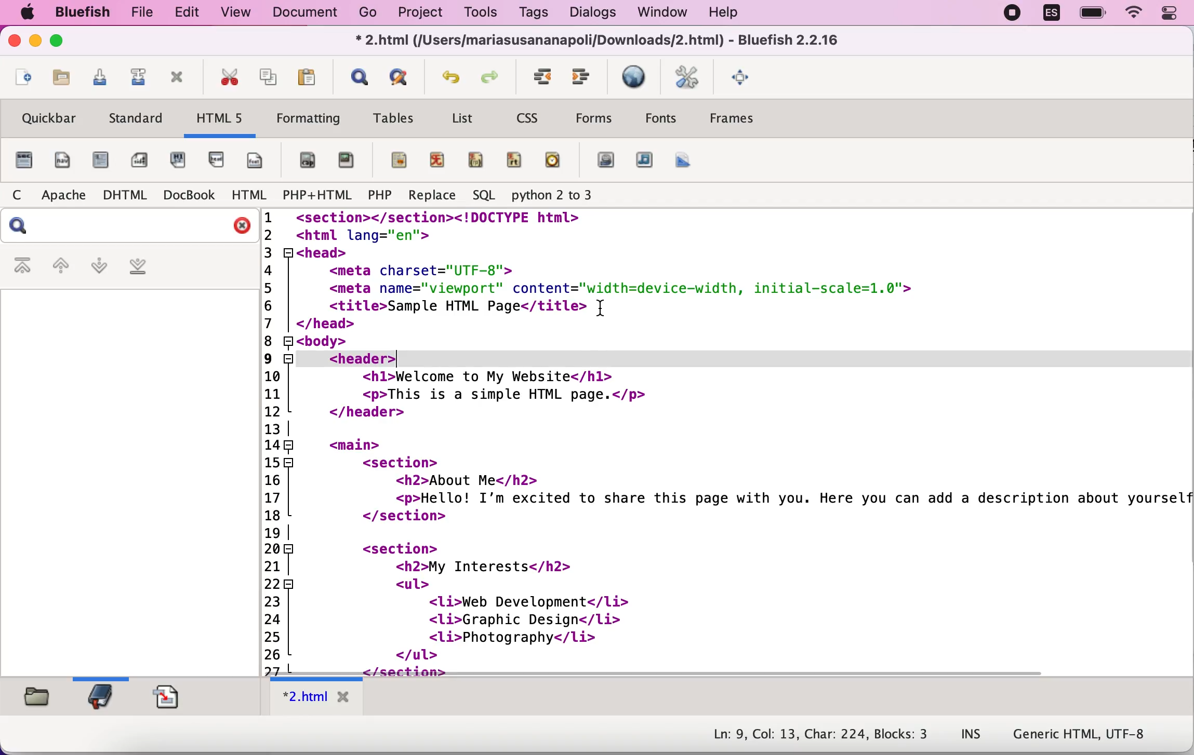 Image resolution: width=1194 pixels, height=755 pixels. I want to click on html5, so click(222, 121).